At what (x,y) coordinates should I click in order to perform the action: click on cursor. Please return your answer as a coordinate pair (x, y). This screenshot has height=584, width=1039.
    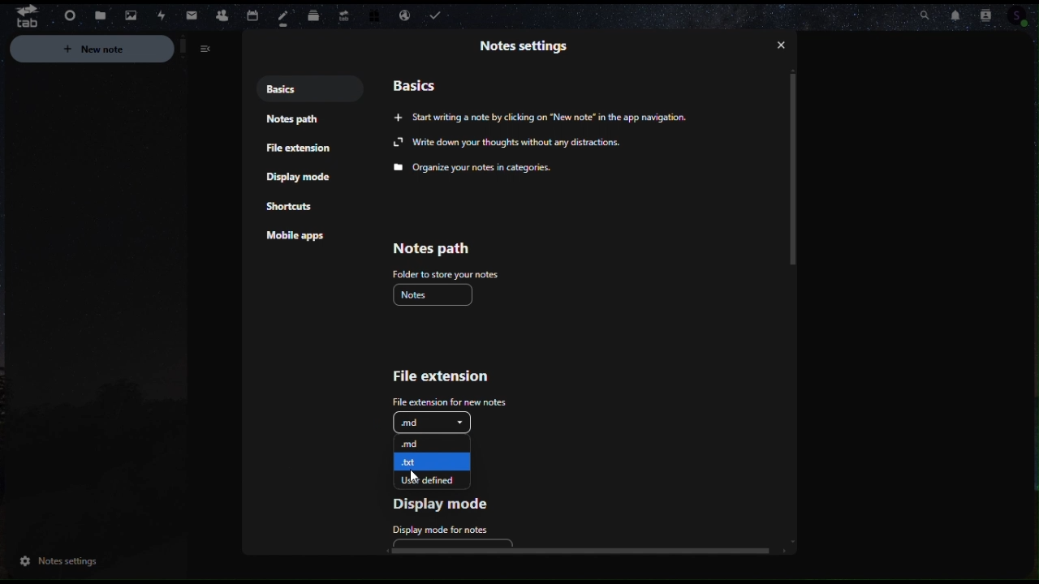
    Looking at the image, I should click on (415, 480).